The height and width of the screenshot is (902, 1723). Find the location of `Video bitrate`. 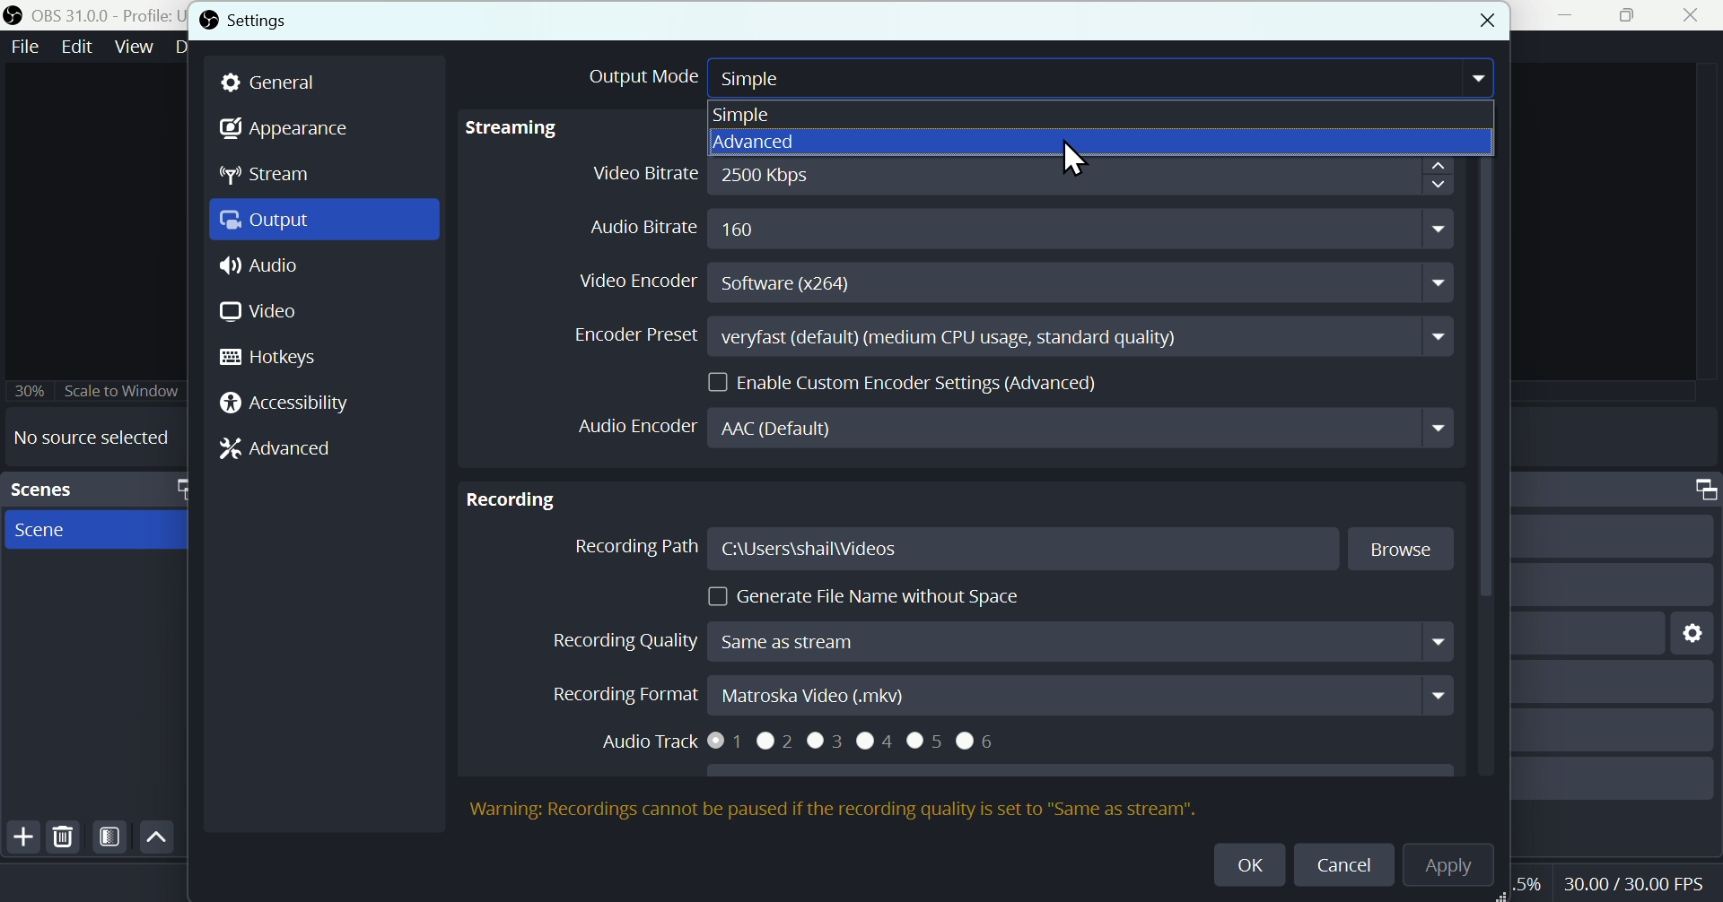

Video bitrate is located at coordinates (1021, 177).